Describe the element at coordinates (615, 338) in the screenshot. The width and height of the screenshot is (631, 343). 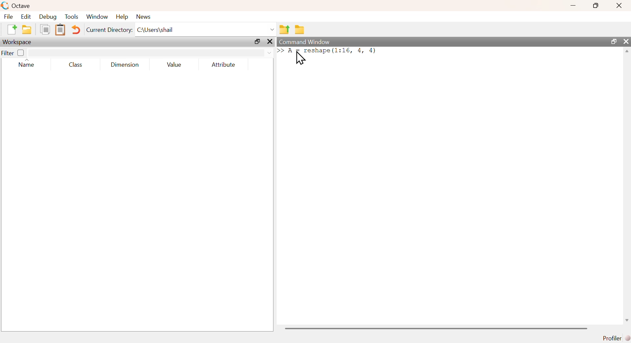
I see `profiler` at that location.